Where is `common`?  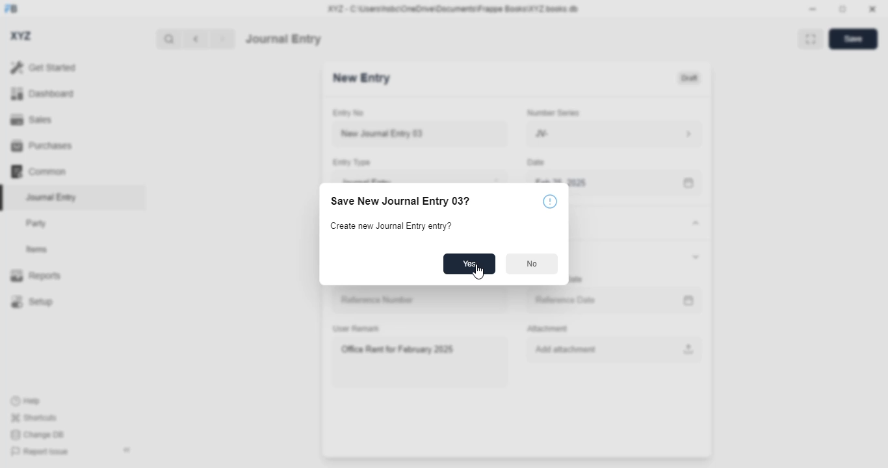
common is located at coordinates (38, 172).